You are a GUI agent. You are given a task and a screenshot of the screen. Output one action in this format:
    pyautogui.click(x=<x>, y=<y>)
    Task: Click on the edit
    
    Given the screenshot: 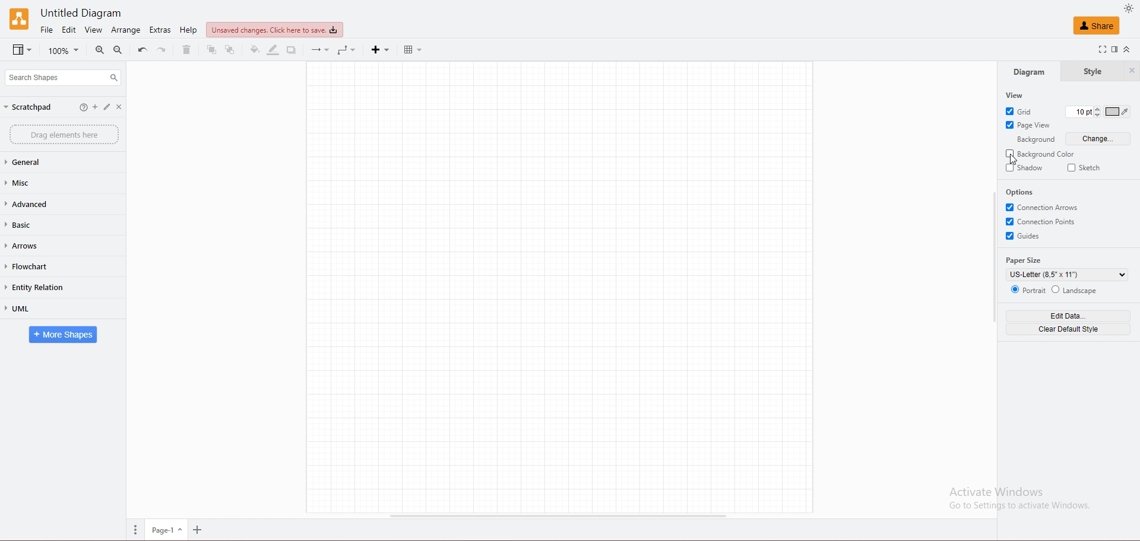 What is the action you would take?
    pyautogui.click(x=110, y=108)
    